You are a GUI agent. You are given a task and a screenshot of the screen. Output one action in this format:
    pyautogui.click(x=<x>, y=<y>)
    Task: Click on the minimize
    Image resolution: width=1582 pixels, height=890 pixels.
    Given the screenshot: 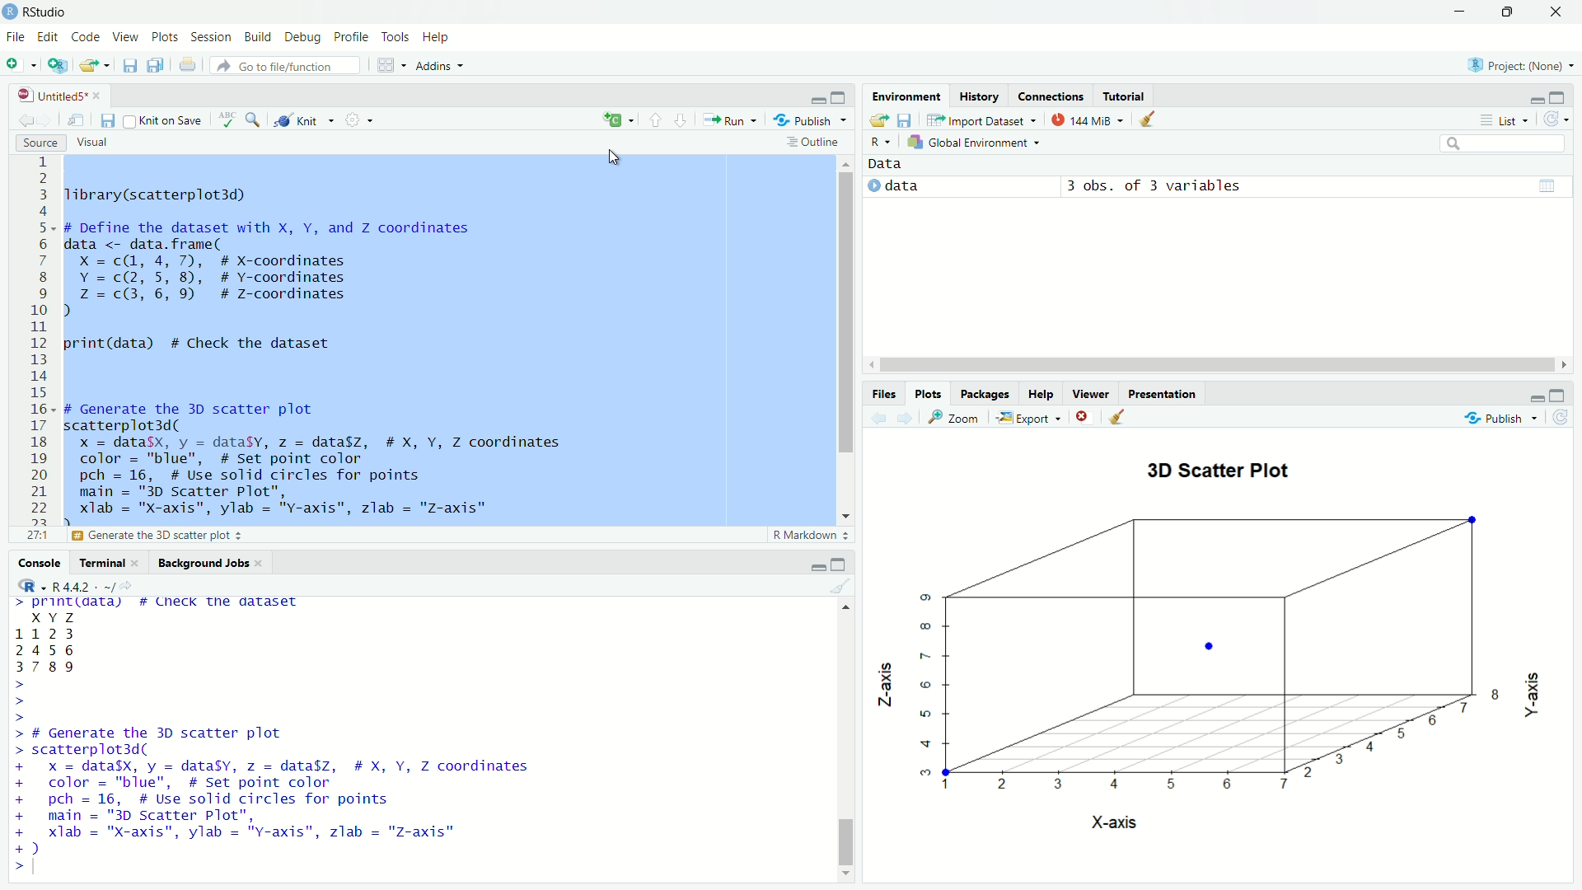 What is the action you would take?
    pyautogui.click(x=1458, y=12)
    